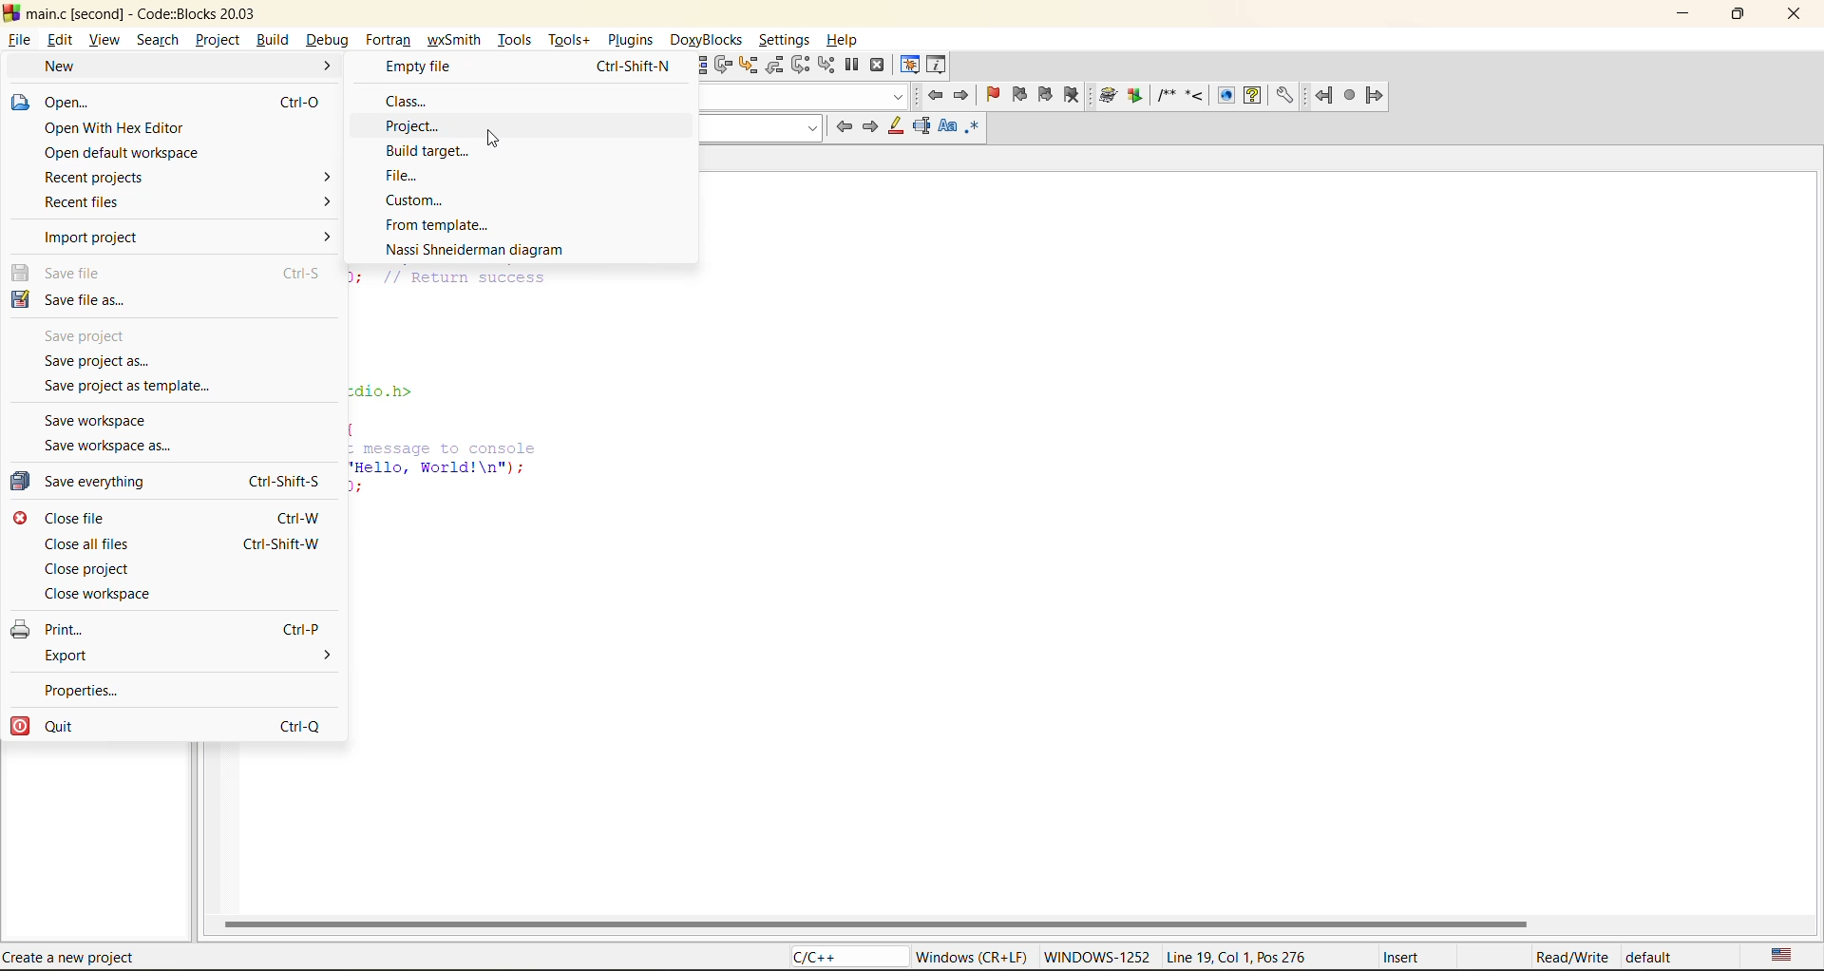 The height and width of the screenshot is (971, 1824). Describe the element at coordinates (801, 64) in the screenshot. I see `next instruction` at that location.